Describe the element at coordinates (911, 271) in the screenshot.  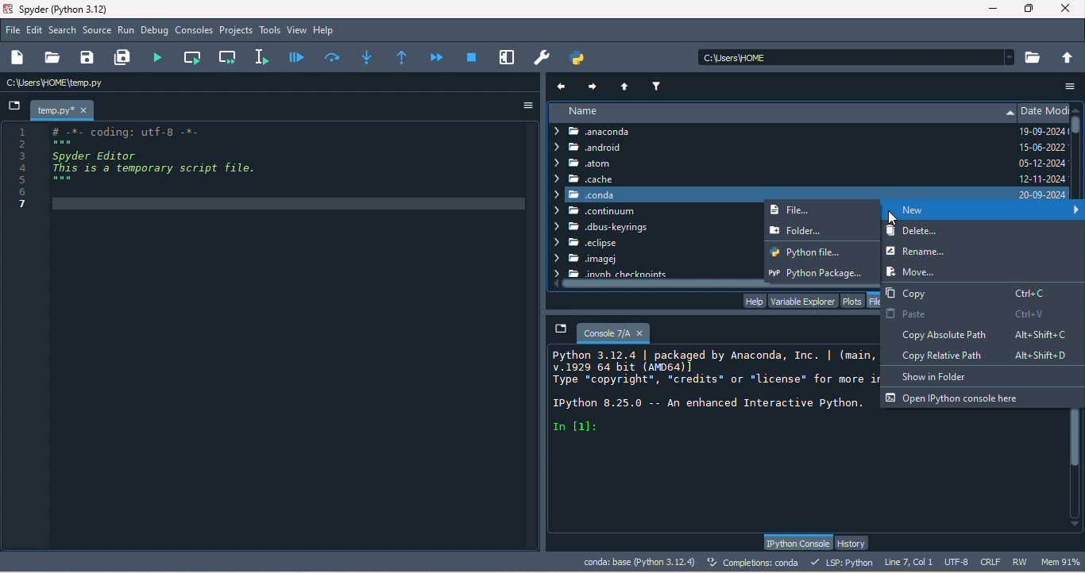
I see `move` at that location.